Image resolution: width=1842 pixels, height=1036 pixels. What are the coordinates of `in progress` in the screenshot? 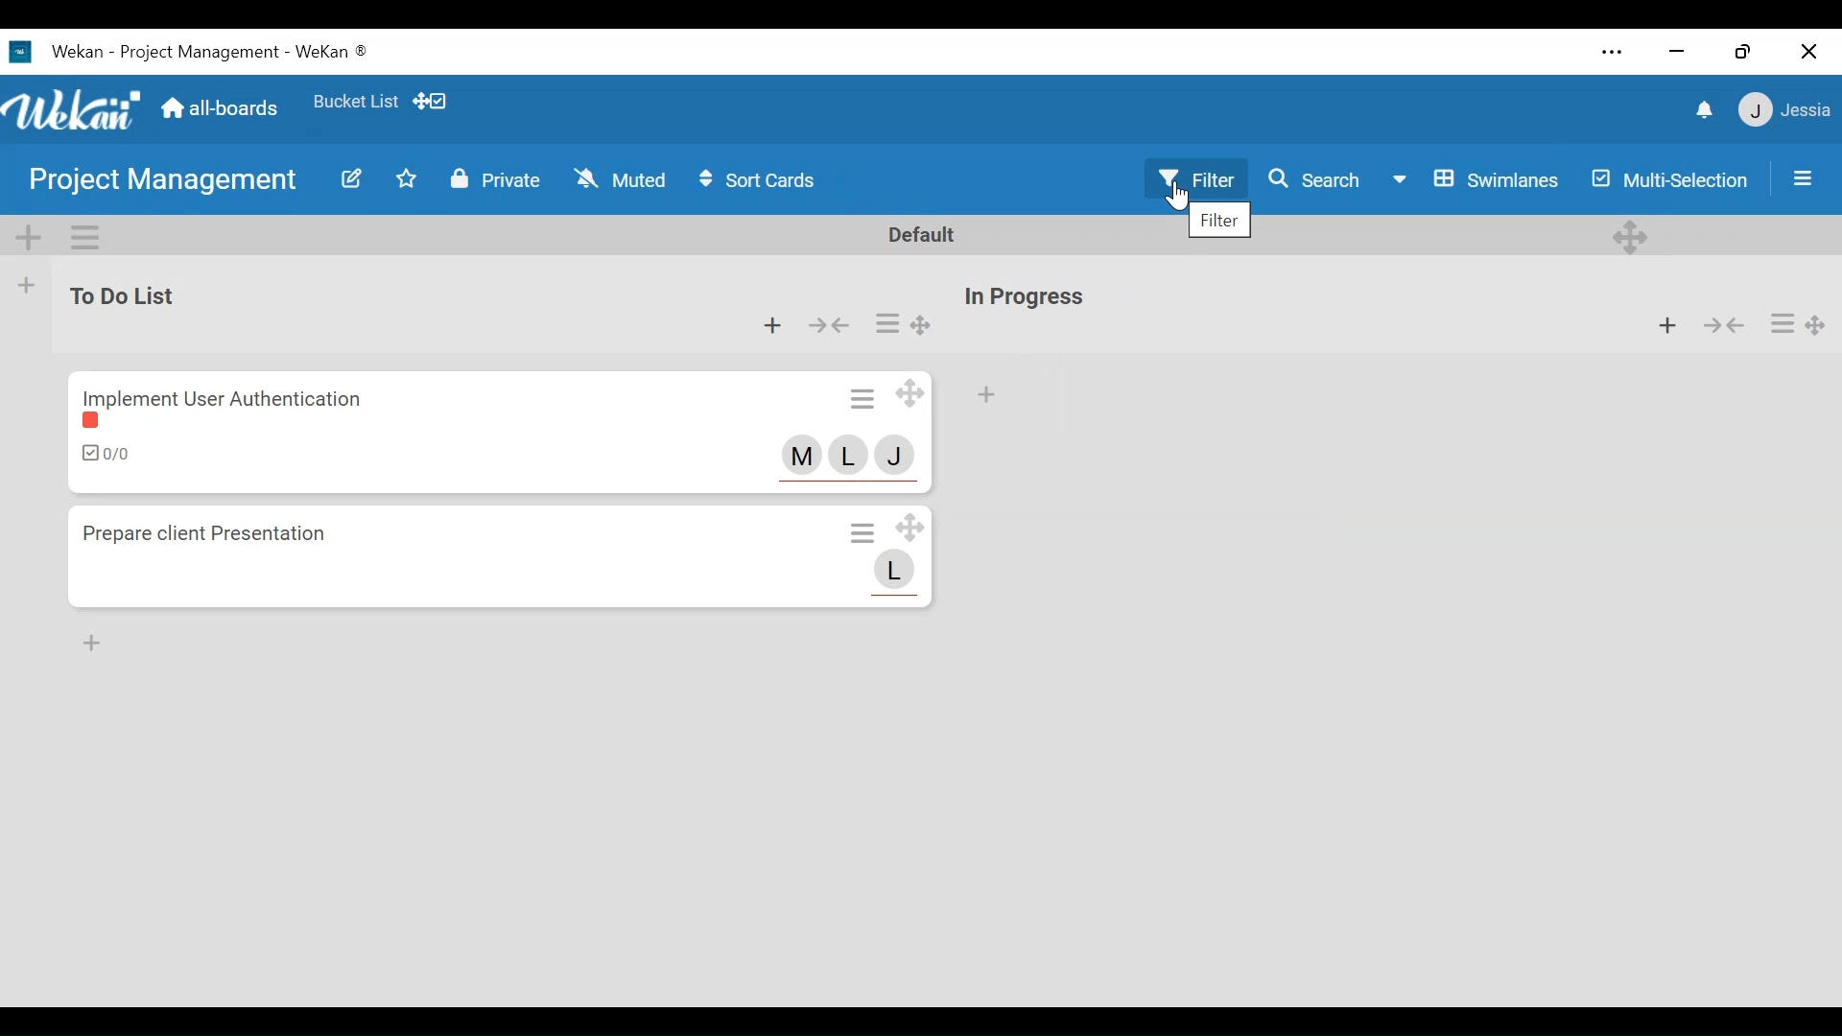 It's located at (1036, 294).